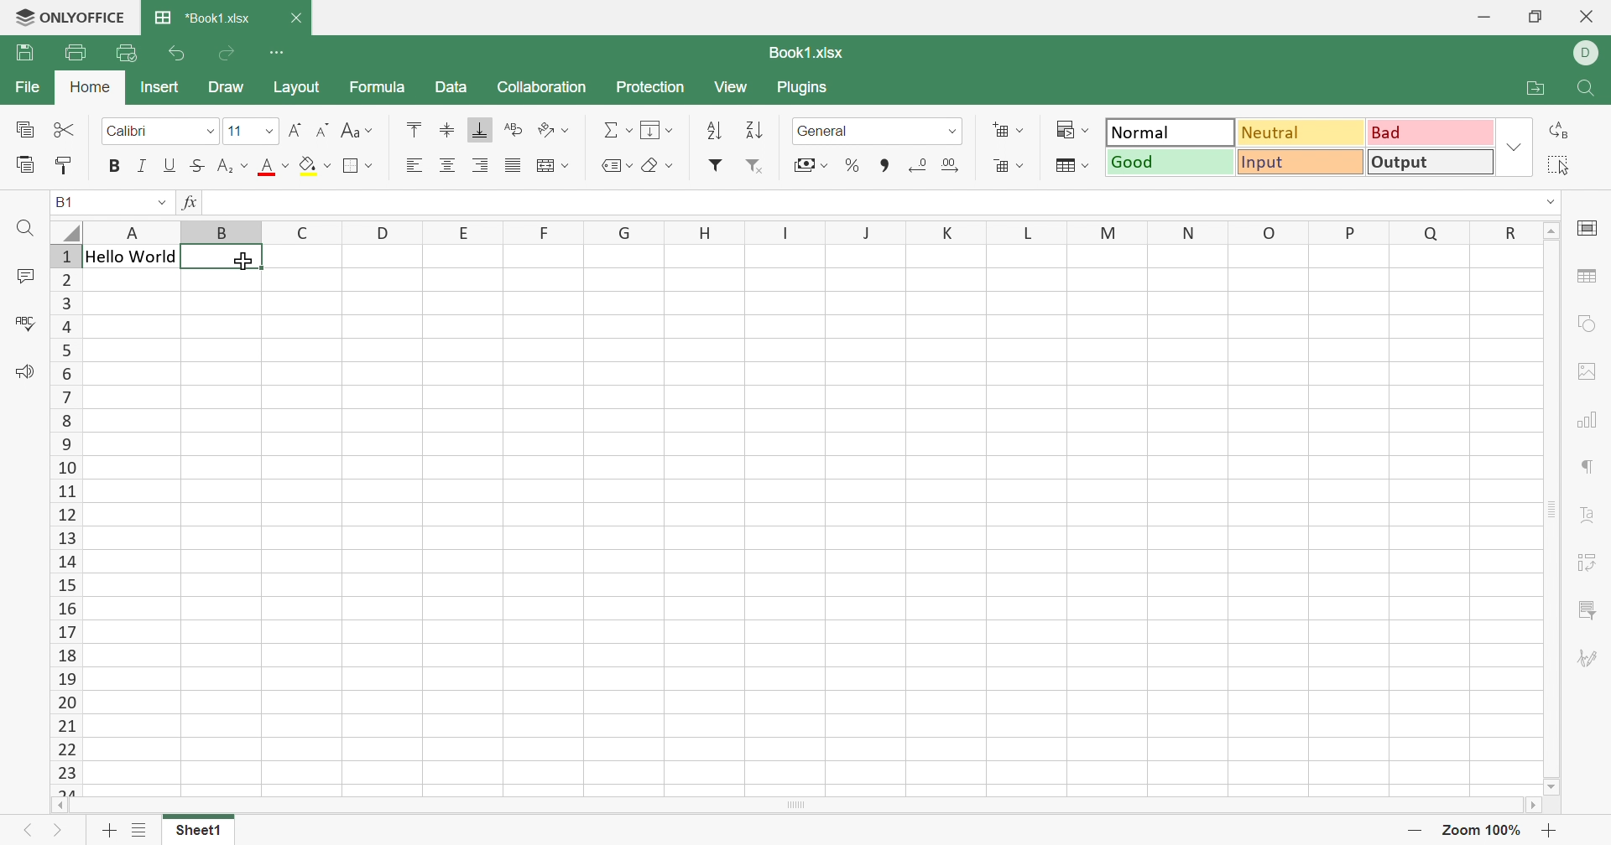  Describe the element at coordinates (64, 129) in the screenshot. I see `Cut` at that location.